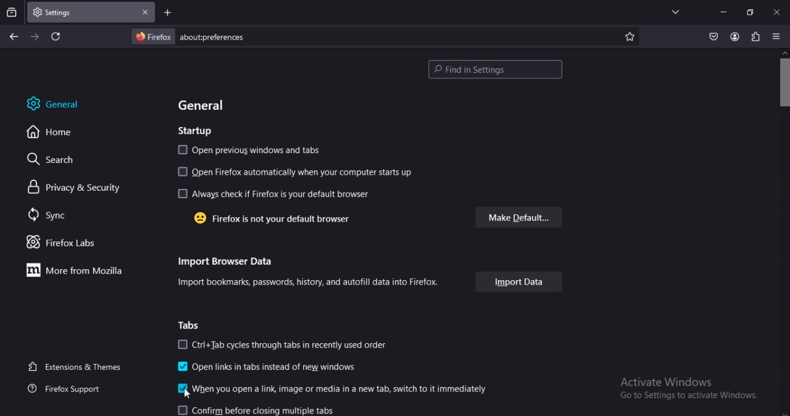 Image resolution: width=790 pixels, height=416 pixels. What do you see at coordinates (734, 37) in the screenshot?
I see `account` at bounding box center [734, 37].